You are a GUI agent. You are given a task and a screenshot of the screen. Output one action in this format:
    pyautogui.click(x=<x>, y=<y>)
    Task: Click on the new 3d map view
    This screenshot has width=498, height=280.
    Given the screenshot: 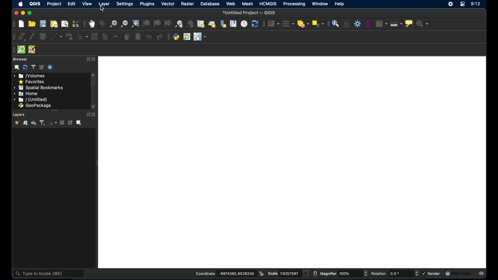 What is the action you would take?
    pyautogui.click(x=212, y=25)
    